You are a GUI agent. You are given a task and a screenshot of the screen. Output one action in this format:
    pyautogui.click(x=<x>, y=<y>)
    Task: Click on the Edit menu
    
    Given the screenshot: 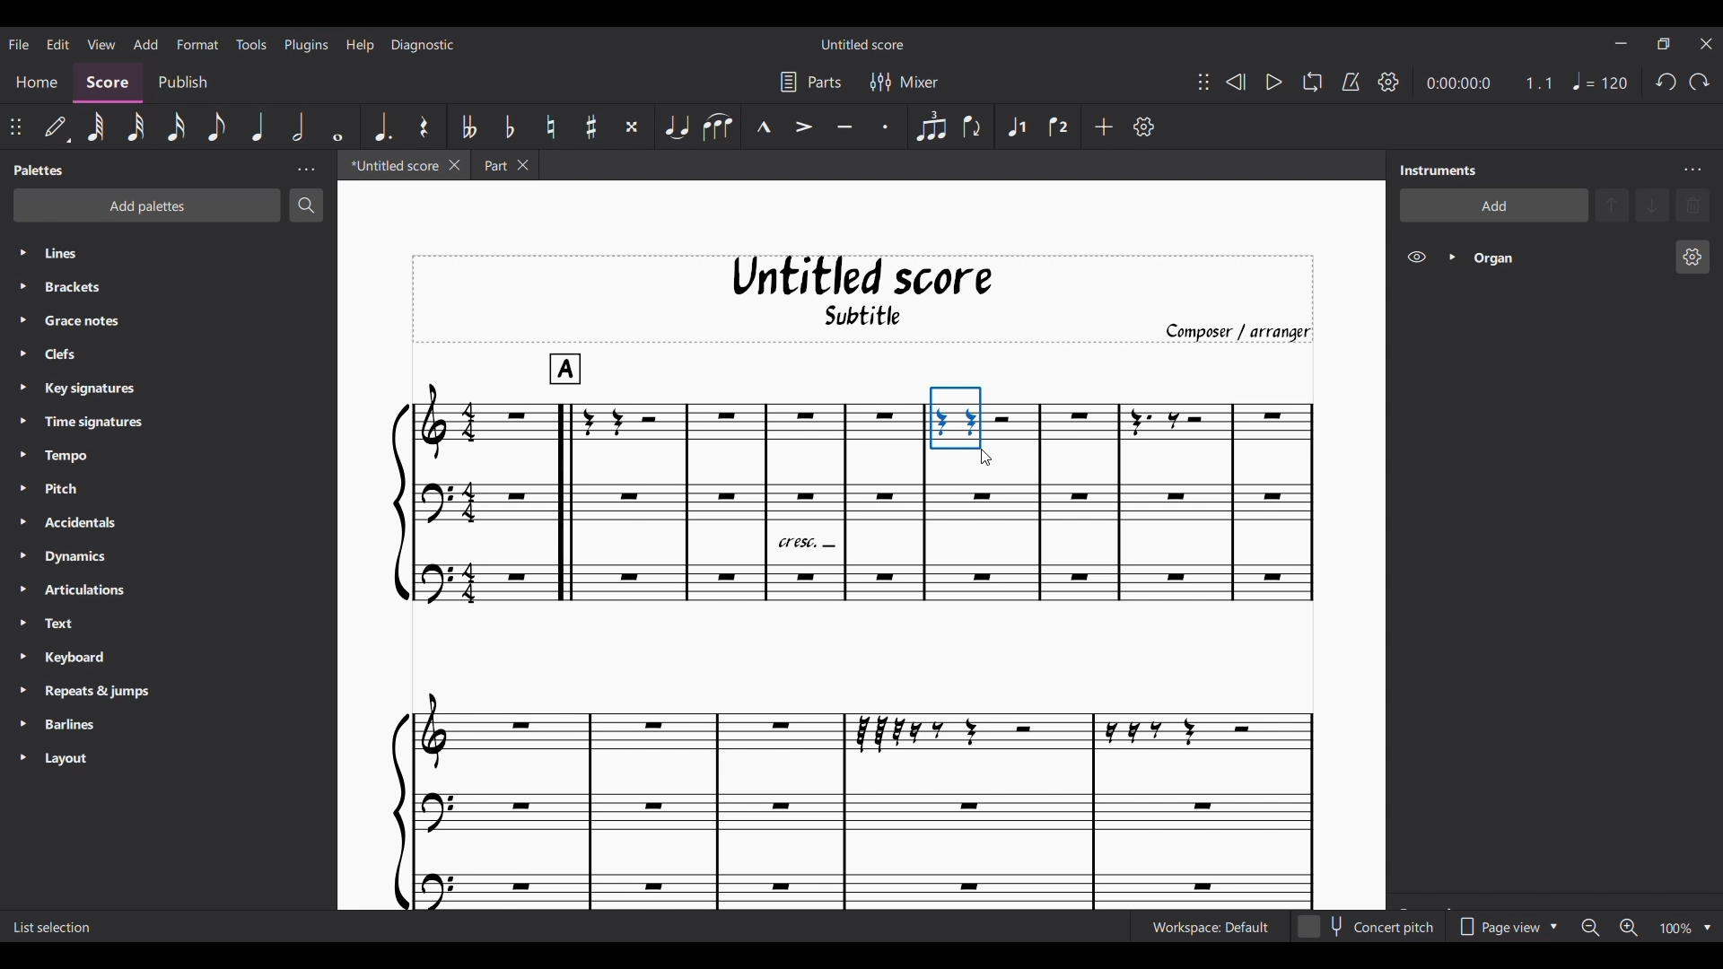 What is the action you would take?
    pyautogui.click(x=57, y=42)
    